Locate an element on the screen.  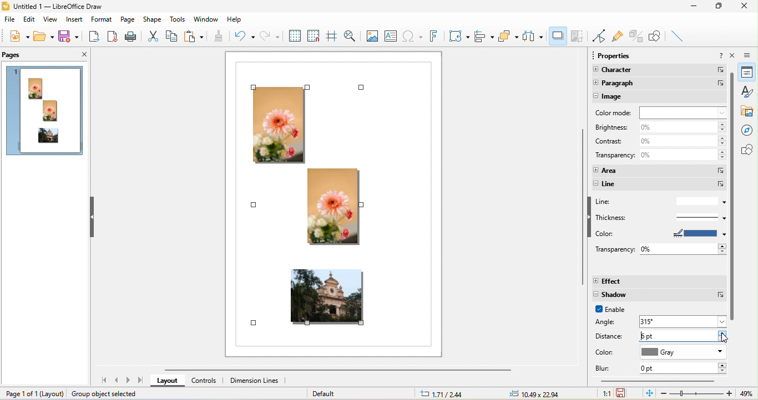
shadow is located at coordinates (557, 36).